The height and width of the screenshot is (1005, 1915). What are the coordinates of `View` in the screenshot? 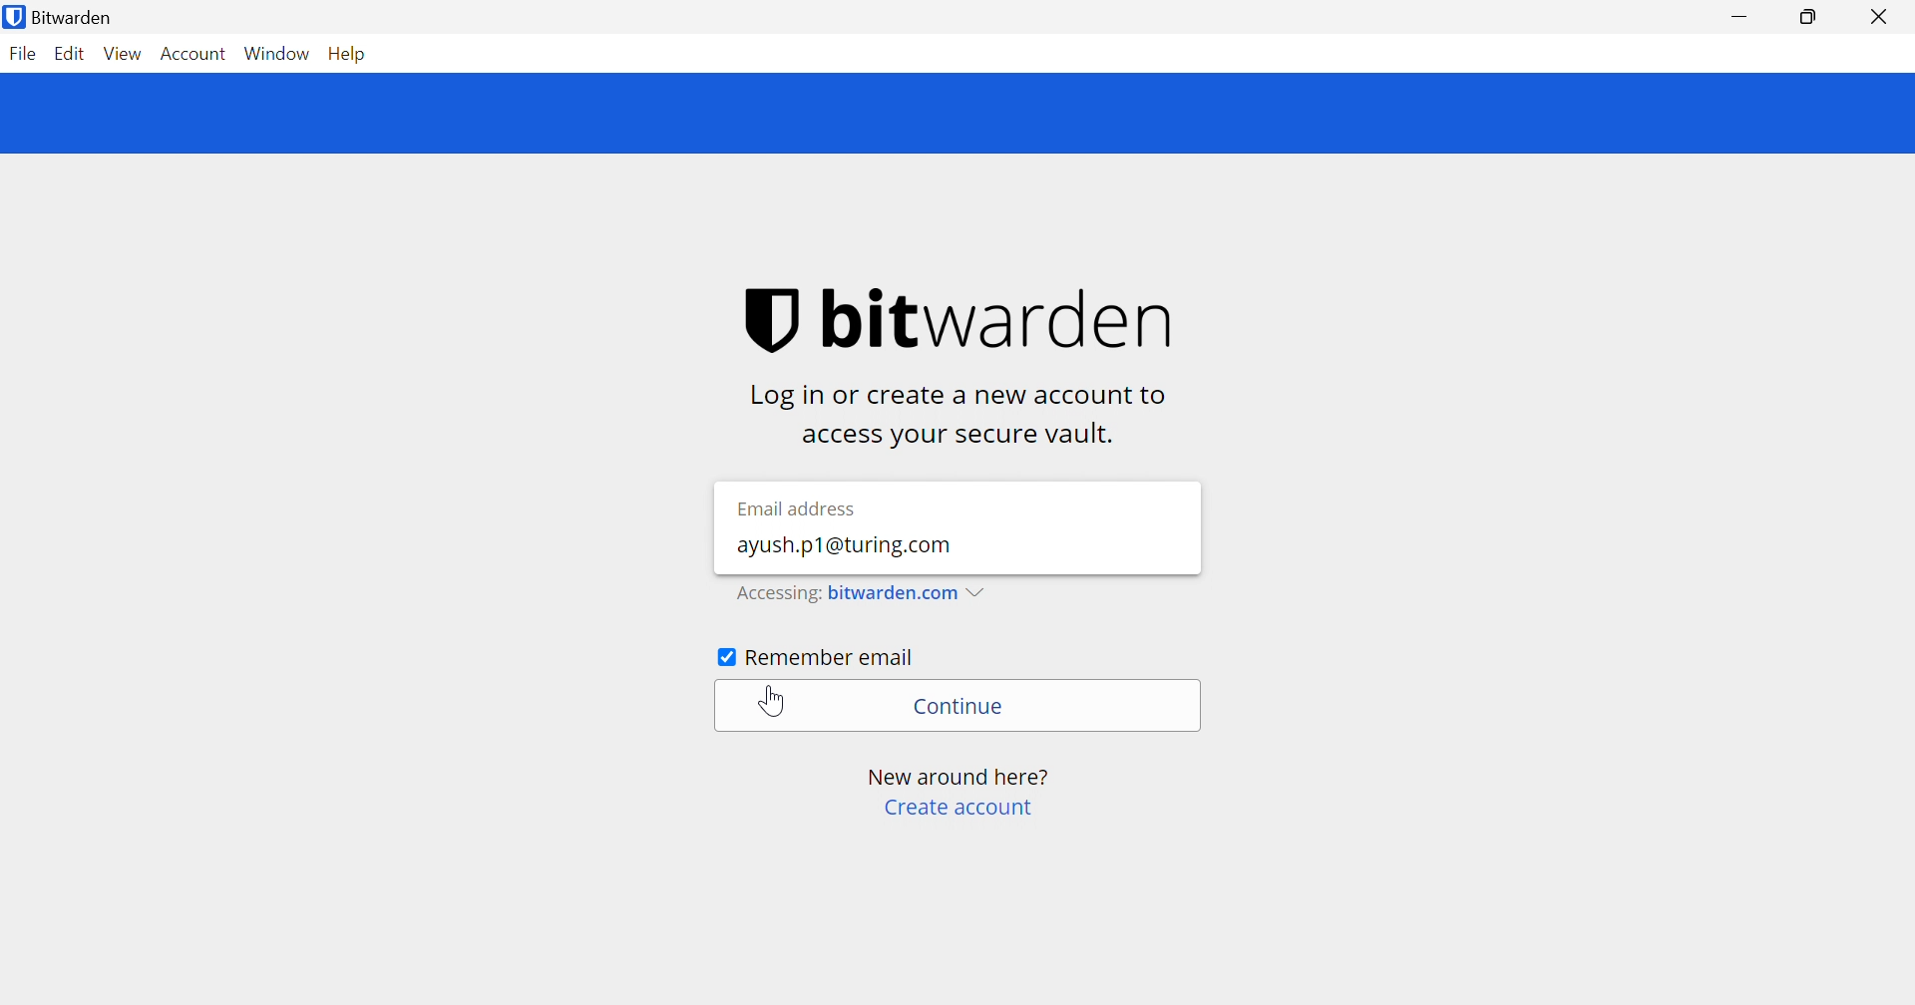 It's located at (124, 54).